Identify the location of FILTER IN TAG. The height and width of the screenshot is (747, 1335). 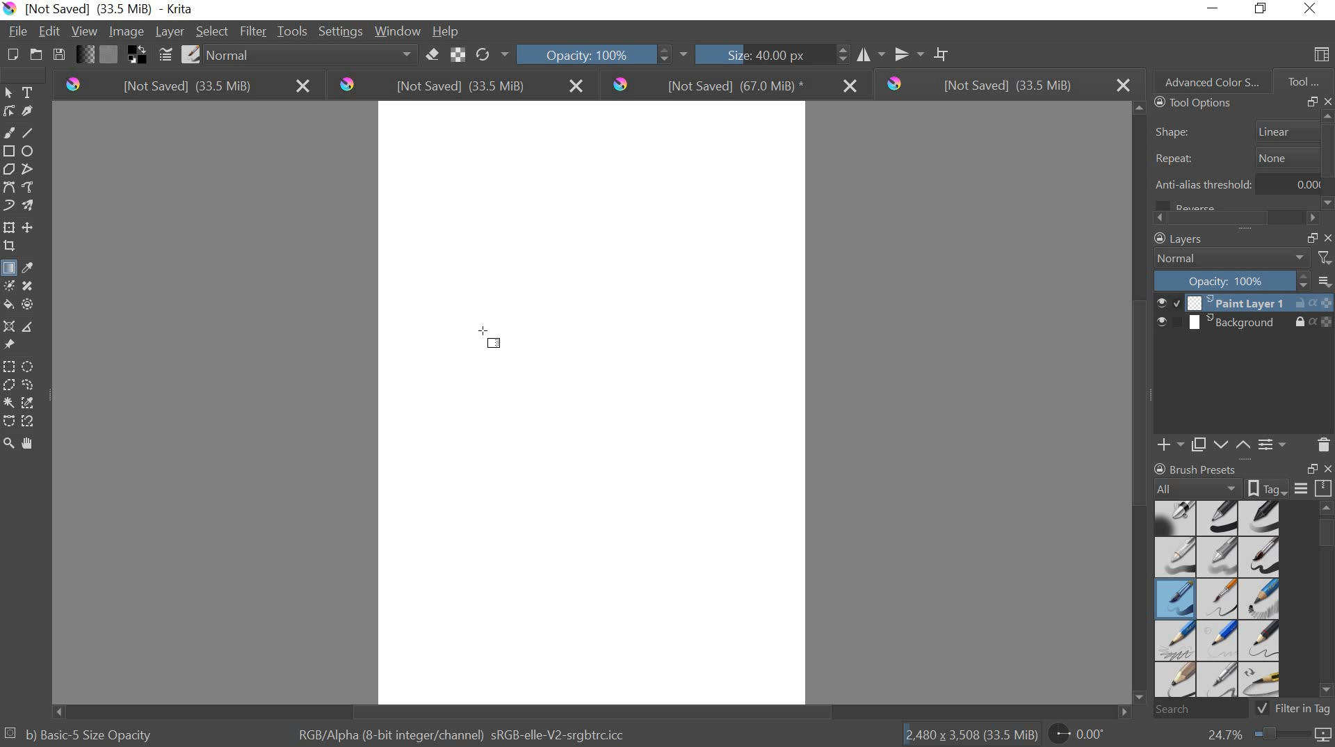
(1306, 709).